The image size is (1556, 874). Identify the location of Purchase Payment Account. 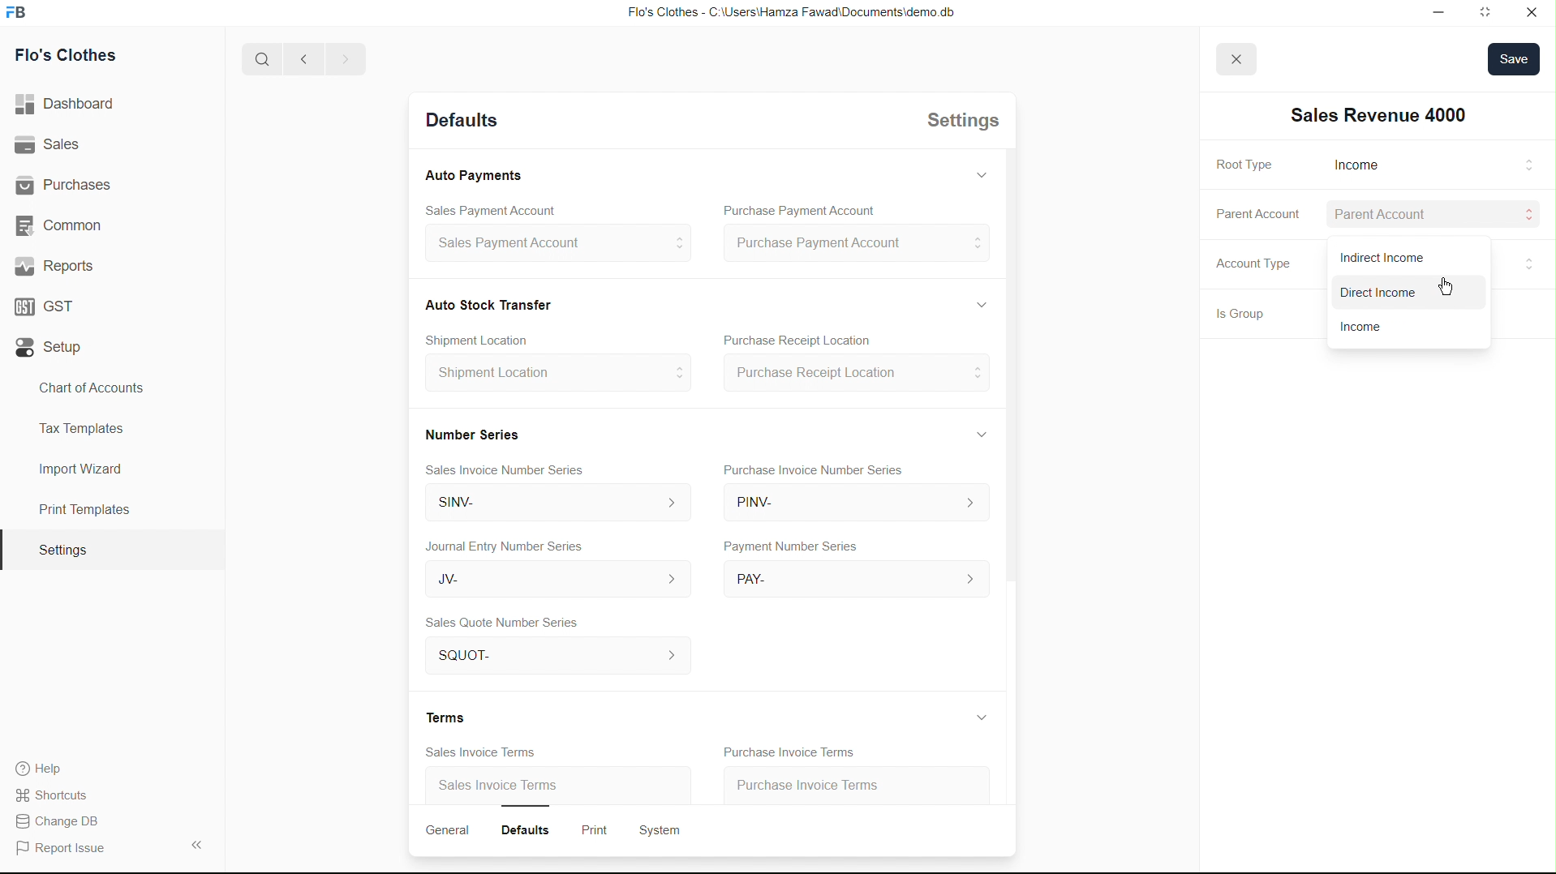
(793, 211).